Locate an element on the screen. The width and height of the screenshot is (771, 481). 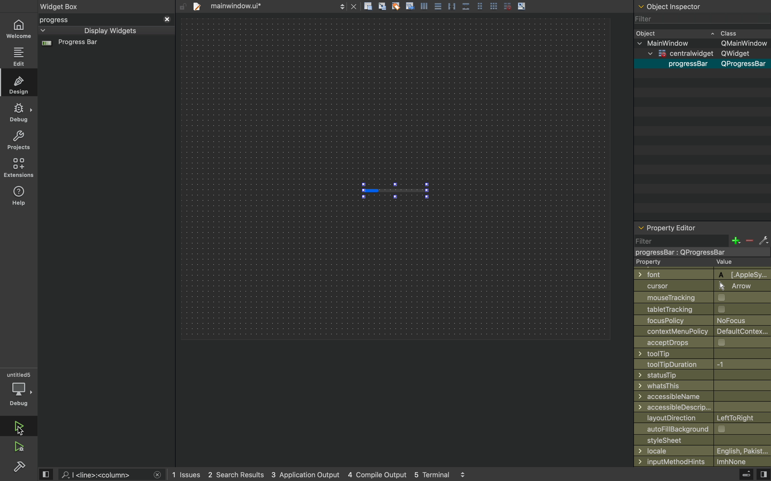
acceptdrops is located at coordinates (697, 342).